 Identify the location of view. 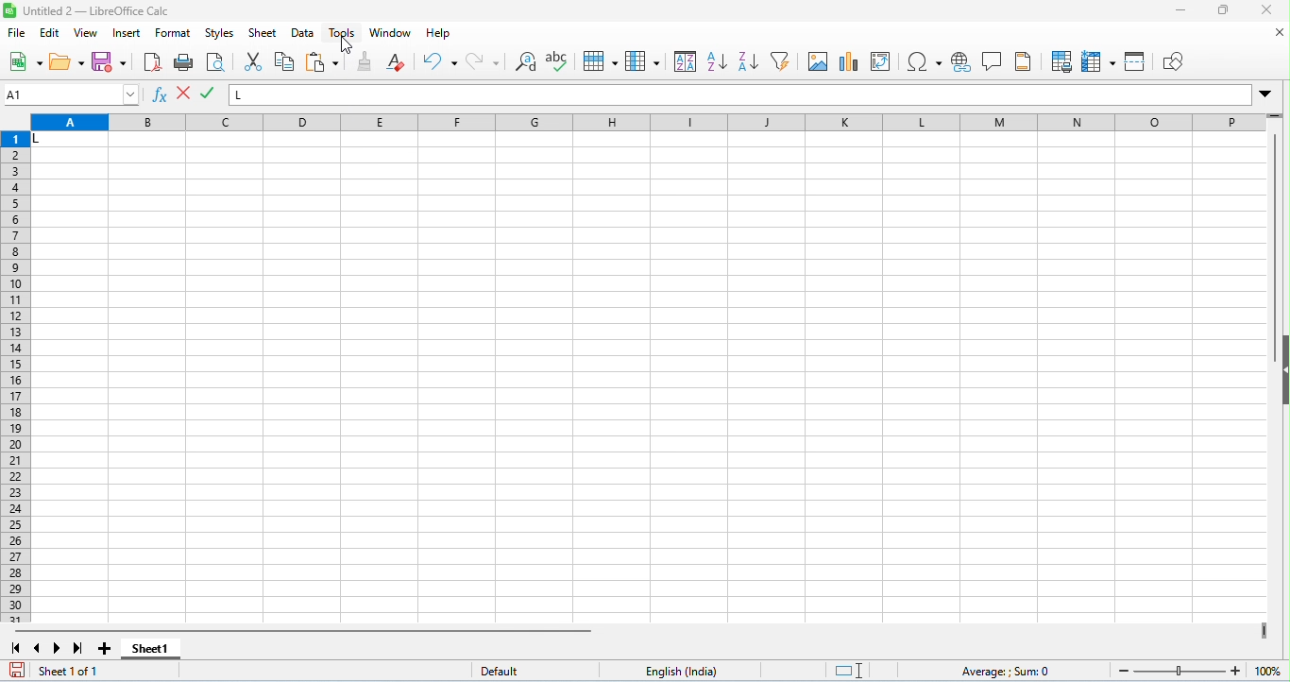
(87, 33).